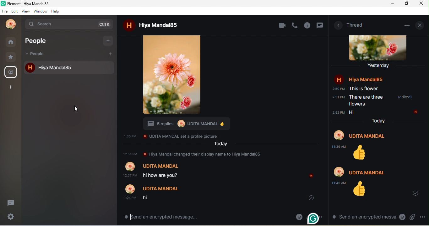 The width and height of the screenshot is (429, 226). What do you see at coordinates (391, 4) in the screenshot?
I see `minimize` at bounding box center [391, 4].